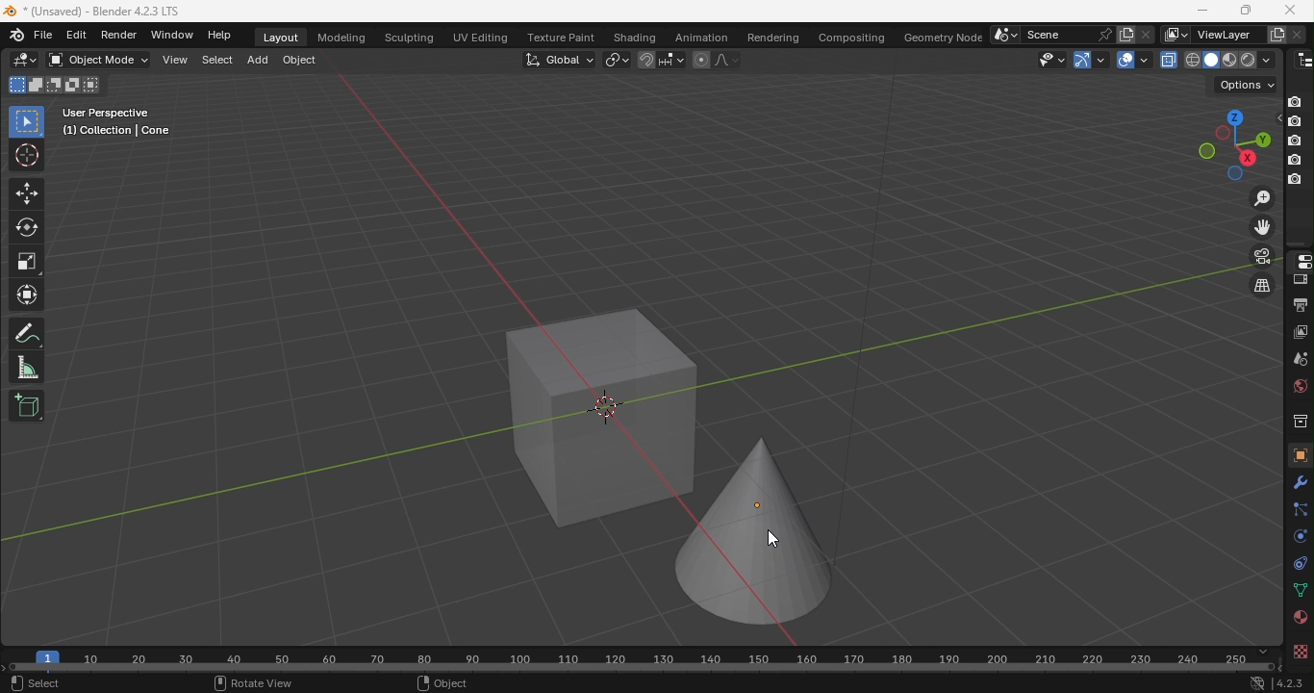 Image resolution: width=1314 pixels, height=693 pixels. Describe the element at coordinates (1277, 33) in the screenshot. I see `Add view layer` at that location.